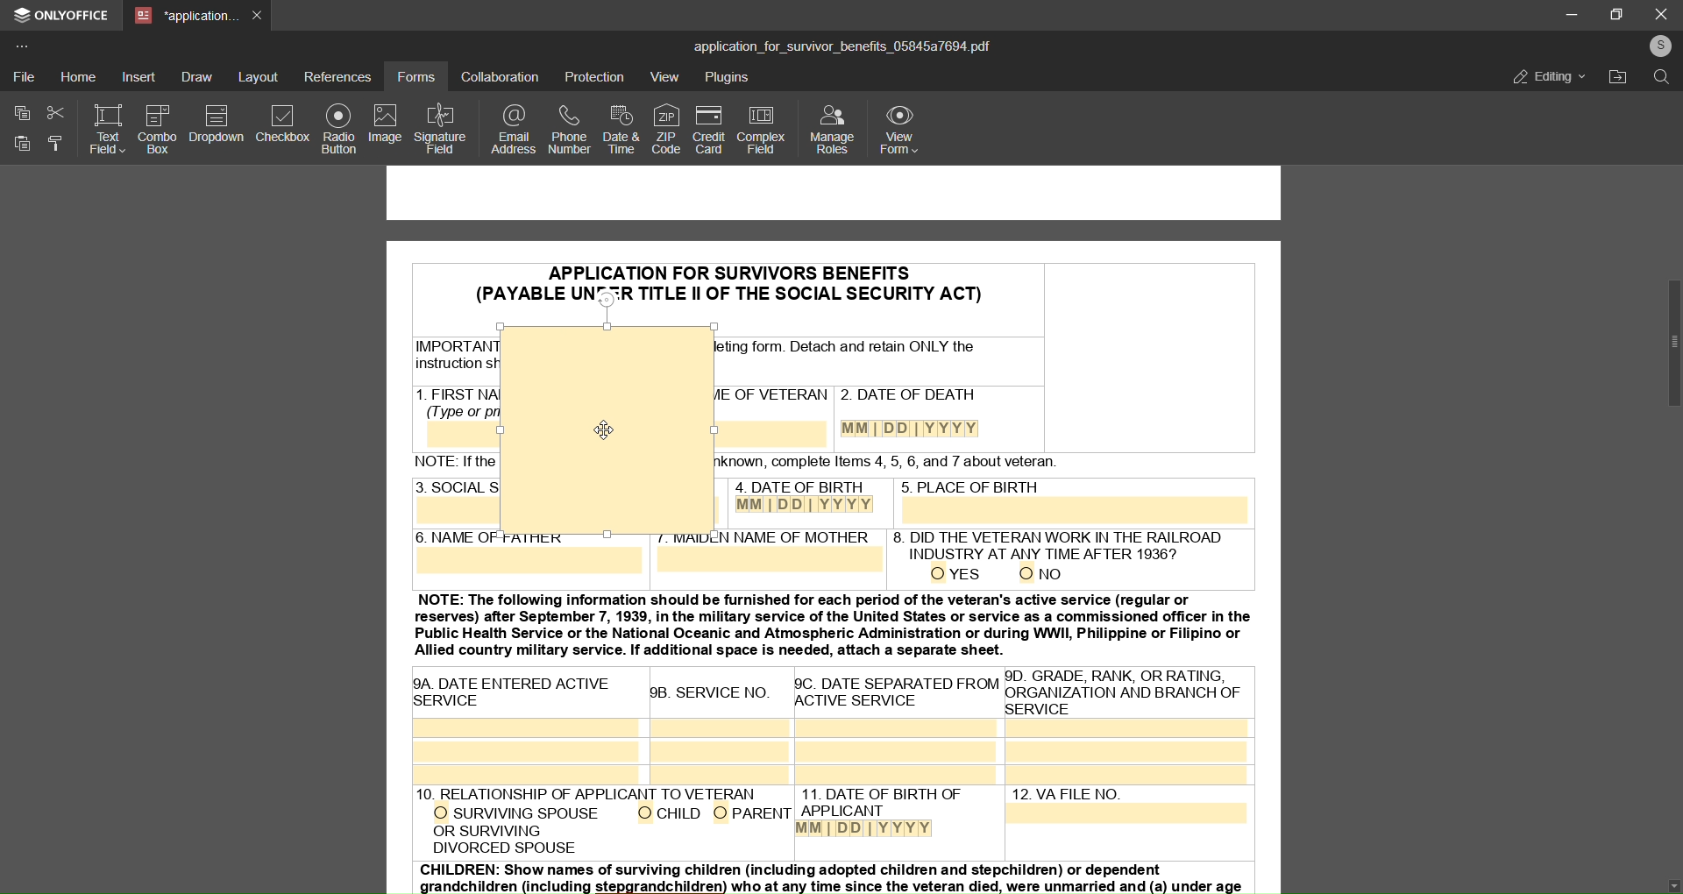 The width and height of the screenshot is (1683, 894). Describe the element at coordinates (21, 145) in the screenshot. I see `paste` at that location.